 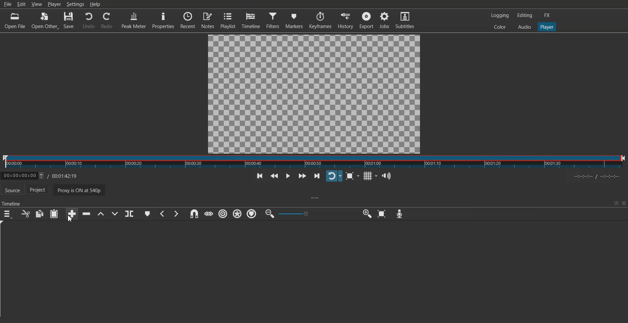 What do you see at coordinates (547, 15) in the screenshot?
I see `FX` at bounding box center [547, 15].